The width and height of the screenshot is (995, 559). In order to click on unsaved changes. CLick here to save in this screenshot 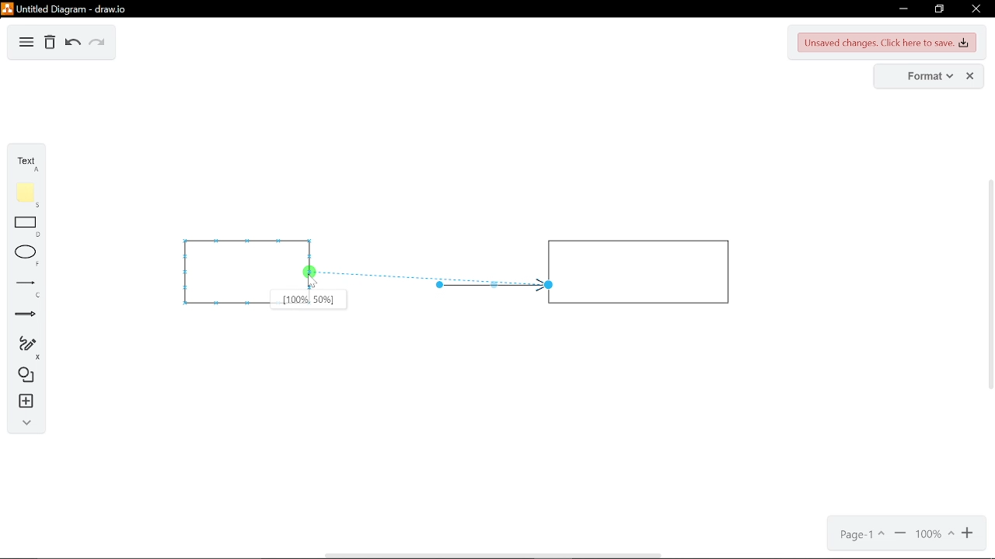, I will do `click(885, 43)`.